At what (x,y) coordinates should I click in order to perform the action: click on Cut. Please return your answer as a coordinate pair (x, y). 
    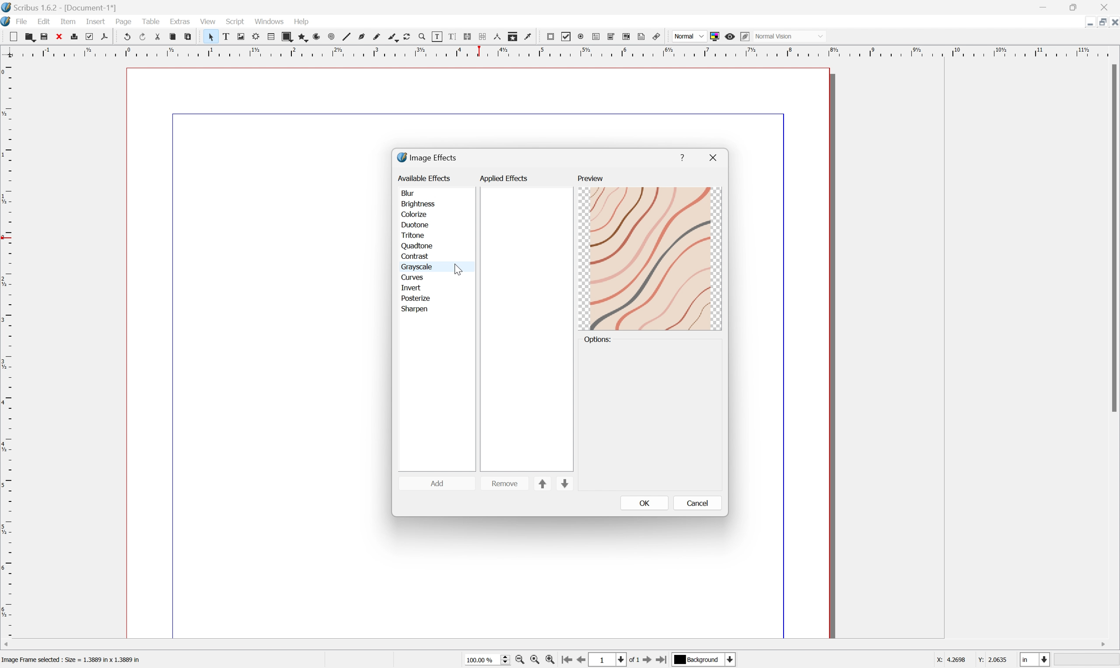
    Looking at the image, I should click on (162, 38).